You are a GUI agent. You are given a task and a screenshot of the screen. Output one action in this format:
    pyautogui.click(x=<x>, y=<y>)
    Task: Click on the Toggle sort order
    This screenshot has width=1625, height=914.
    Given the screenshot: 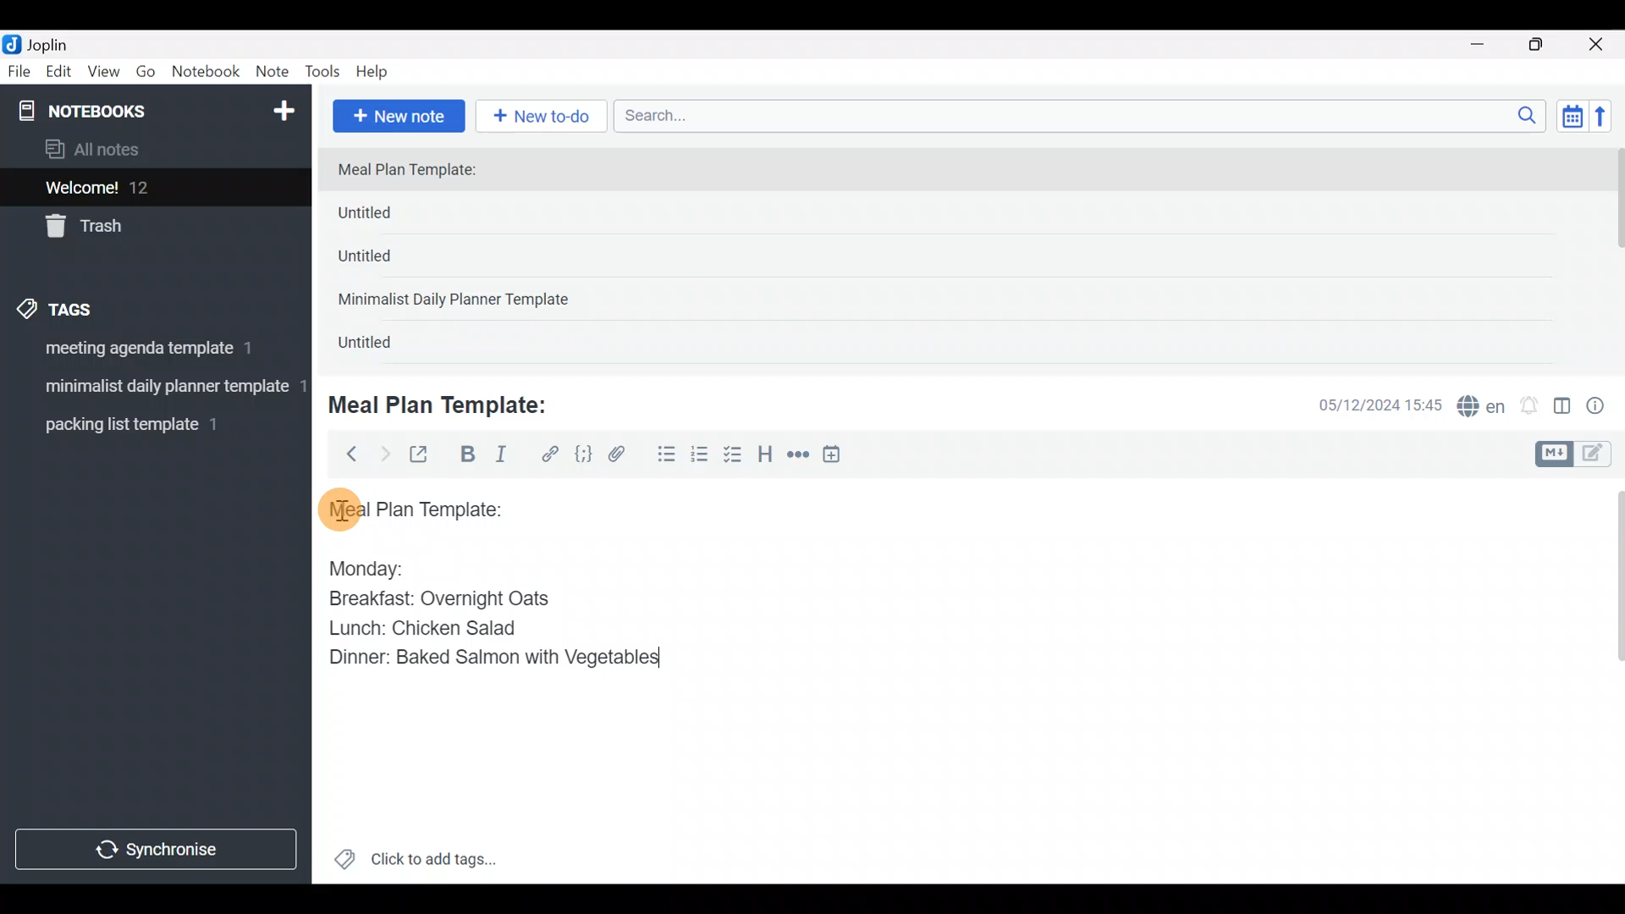 What is the action you would take?
    pyautogui.click(x=1572, y=117)
    